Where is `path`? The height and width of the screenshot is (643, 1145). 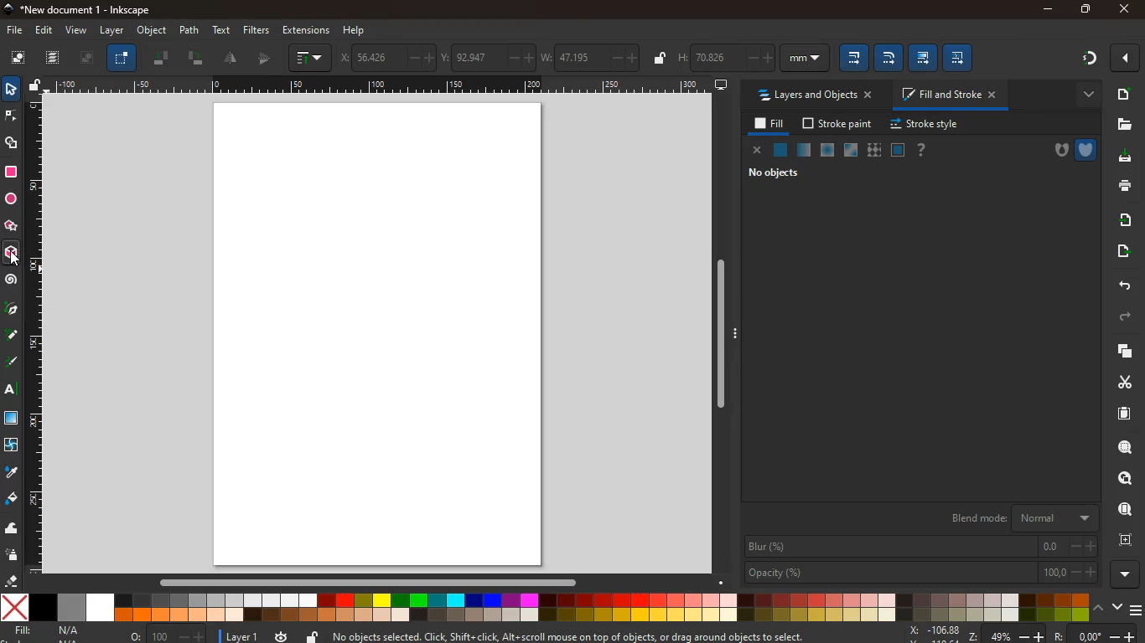
path is located at coordinates (189, 29).